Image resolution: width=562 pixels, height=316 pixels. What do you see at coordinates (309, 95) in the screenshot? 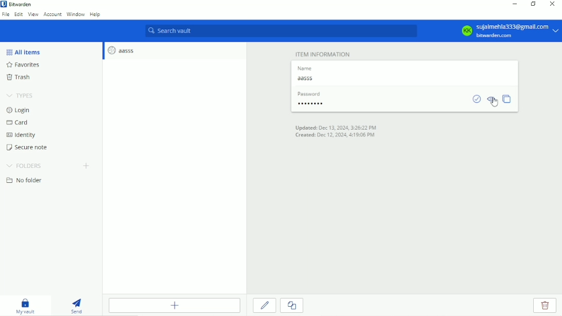
I see `password label` at bounding box center [309, 95].